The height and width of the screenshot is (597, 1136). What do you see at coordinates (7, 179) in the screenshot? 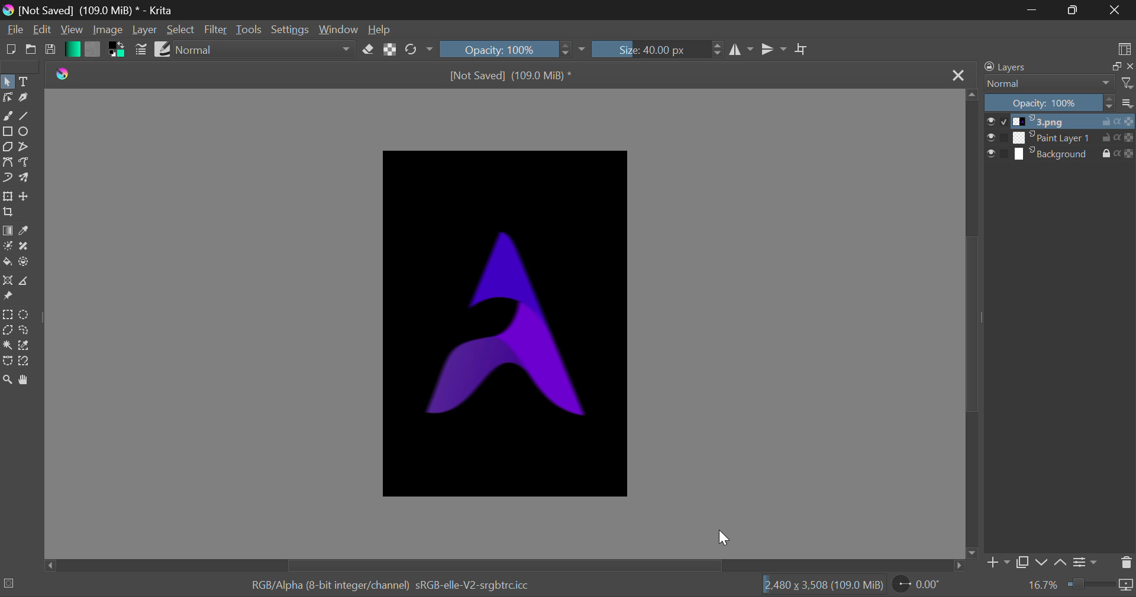
I see `Dynamic Brush` at bounding box center [7, 179].